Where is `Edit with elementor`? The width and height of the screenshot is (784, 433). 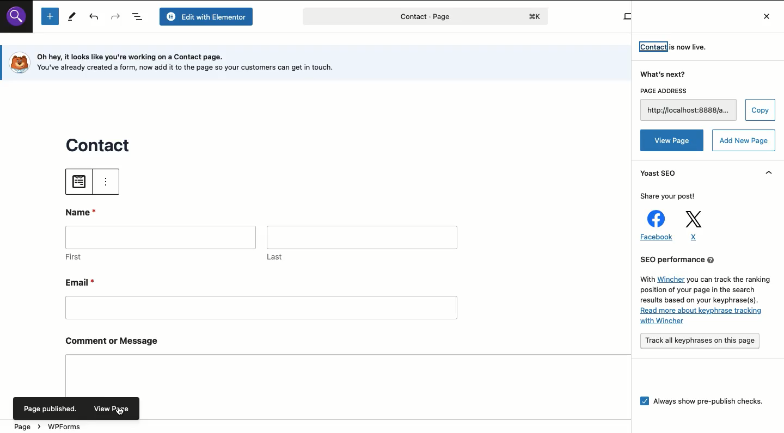
Edit with elementor is located at coordinates (208, 16).